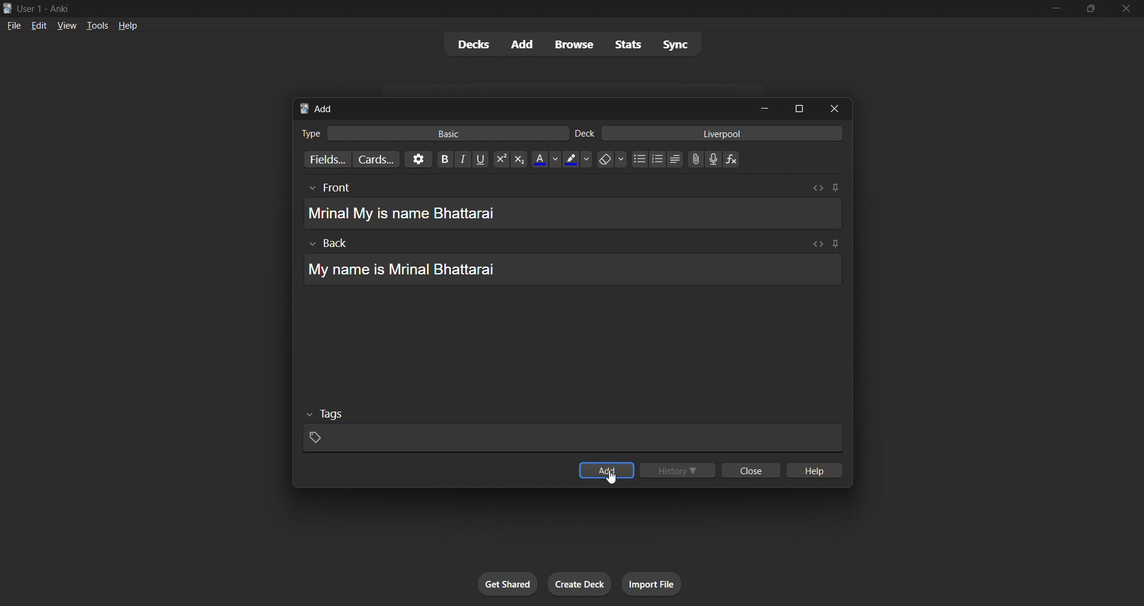  Describe the element at coordinates (518, 45) in the screenshot. I see `add` at that location.